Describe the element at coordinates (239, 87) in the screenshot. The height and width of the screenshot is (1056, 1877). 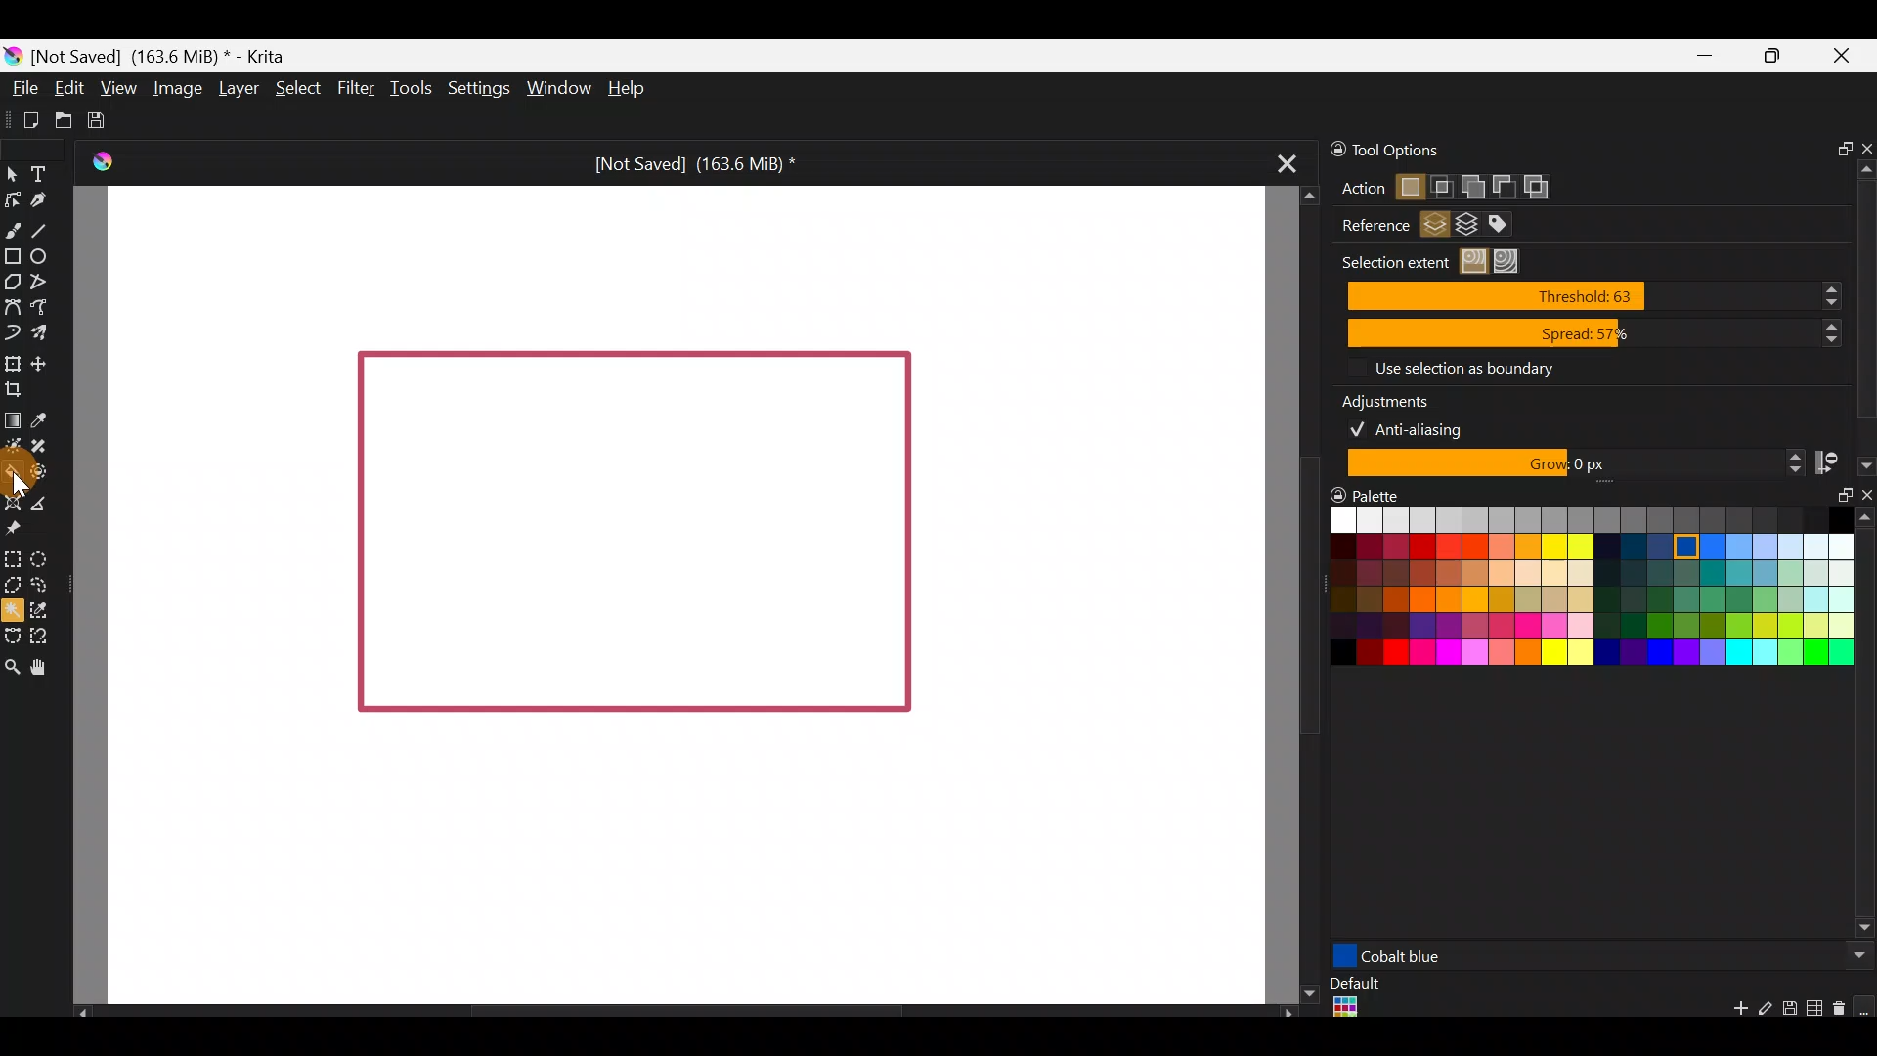
I see `Layer` at that location.